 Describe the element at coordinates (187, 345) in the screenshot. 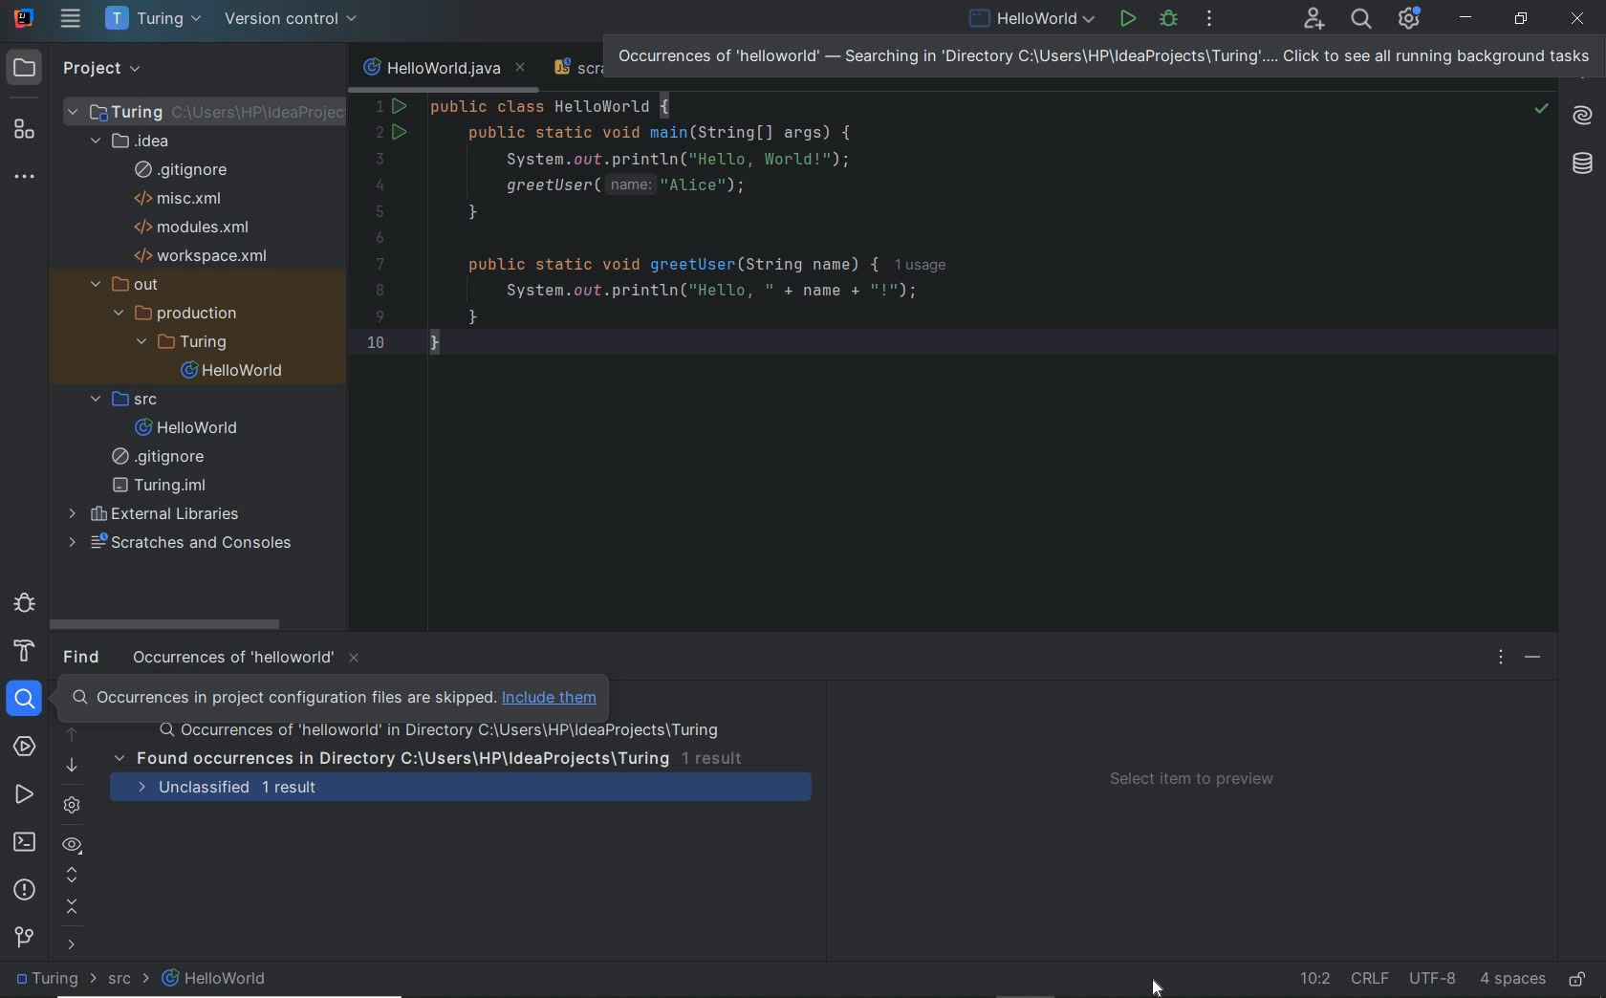

I see `project folder` at that location.